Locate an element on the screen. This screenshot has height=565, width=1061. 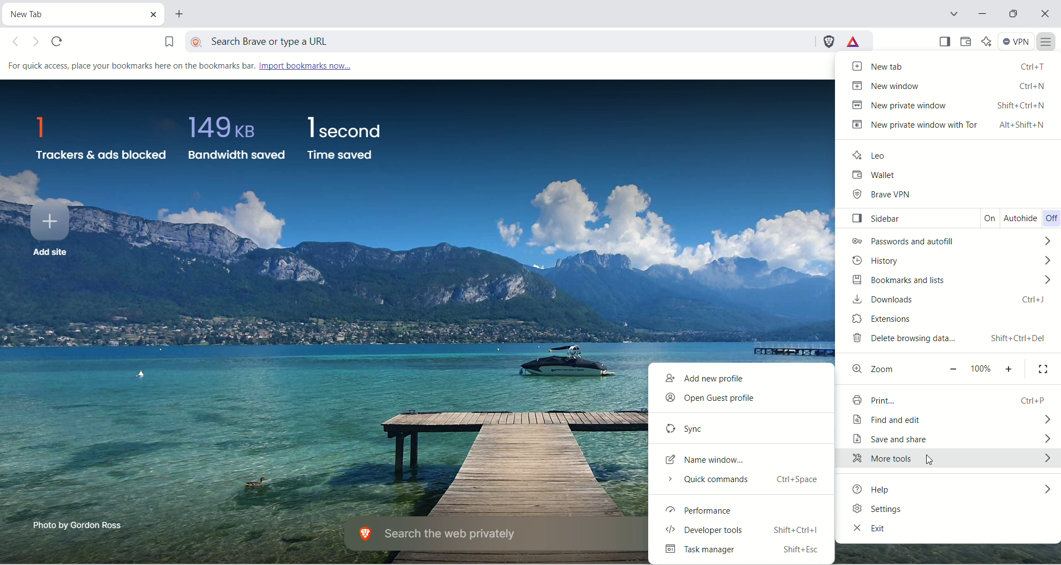
performance is located at coordinates (745, 510).